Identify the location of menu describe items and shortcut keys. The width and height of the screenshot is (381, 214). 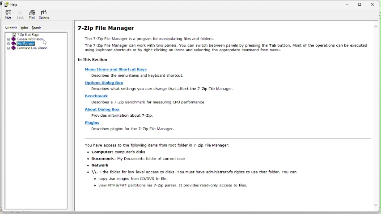
(118, 70).